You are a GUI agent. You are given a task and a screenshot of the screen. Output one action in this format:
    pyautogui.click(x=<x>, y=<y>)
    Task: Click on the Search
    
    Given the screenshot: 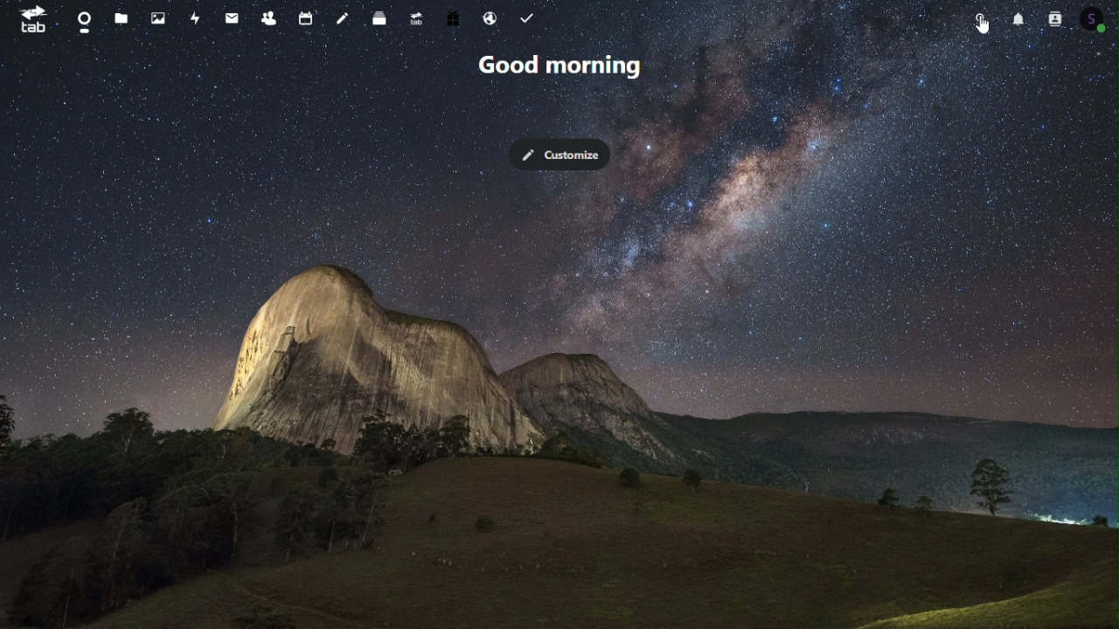 What is the action you would take?
    pyautogui.click(x=982, y=19)
    